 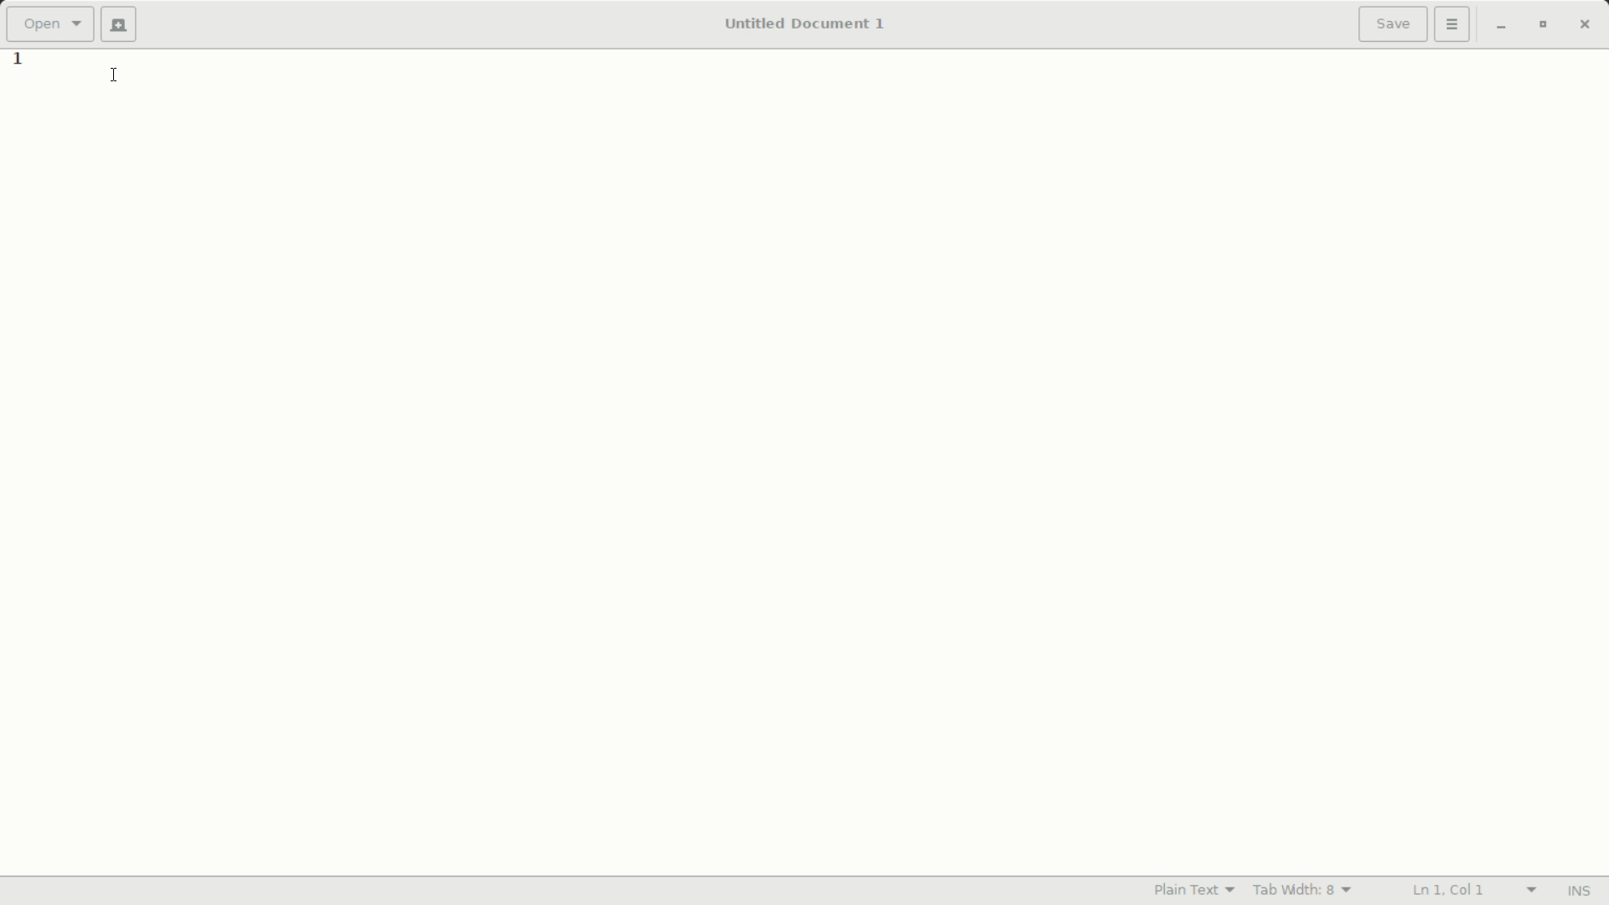 What do you see at coordinates (805, 24) in the screenshot?
I see `Untitled Document 1` at bounding box center [805, 24].